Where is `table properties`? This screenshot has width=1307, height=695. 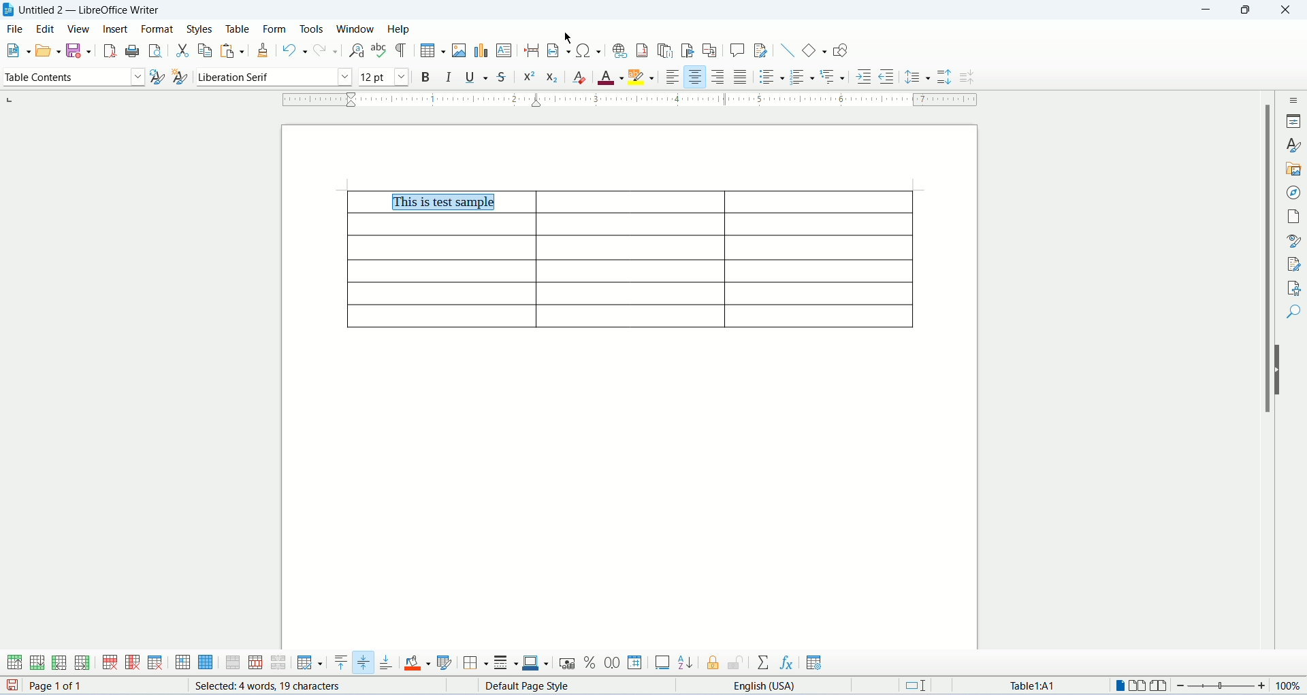 table properties is located at coordinates (813, 663).